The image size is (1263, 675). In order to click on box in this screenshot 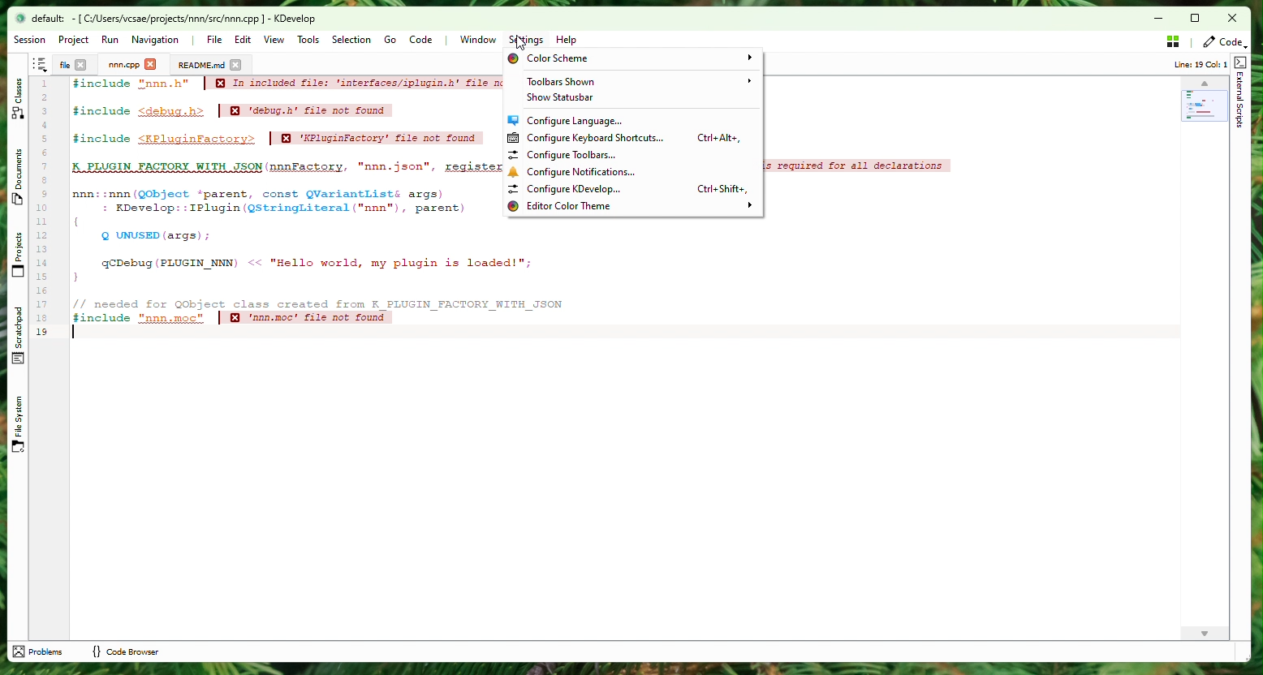, I will do `click(1194, 19)`.